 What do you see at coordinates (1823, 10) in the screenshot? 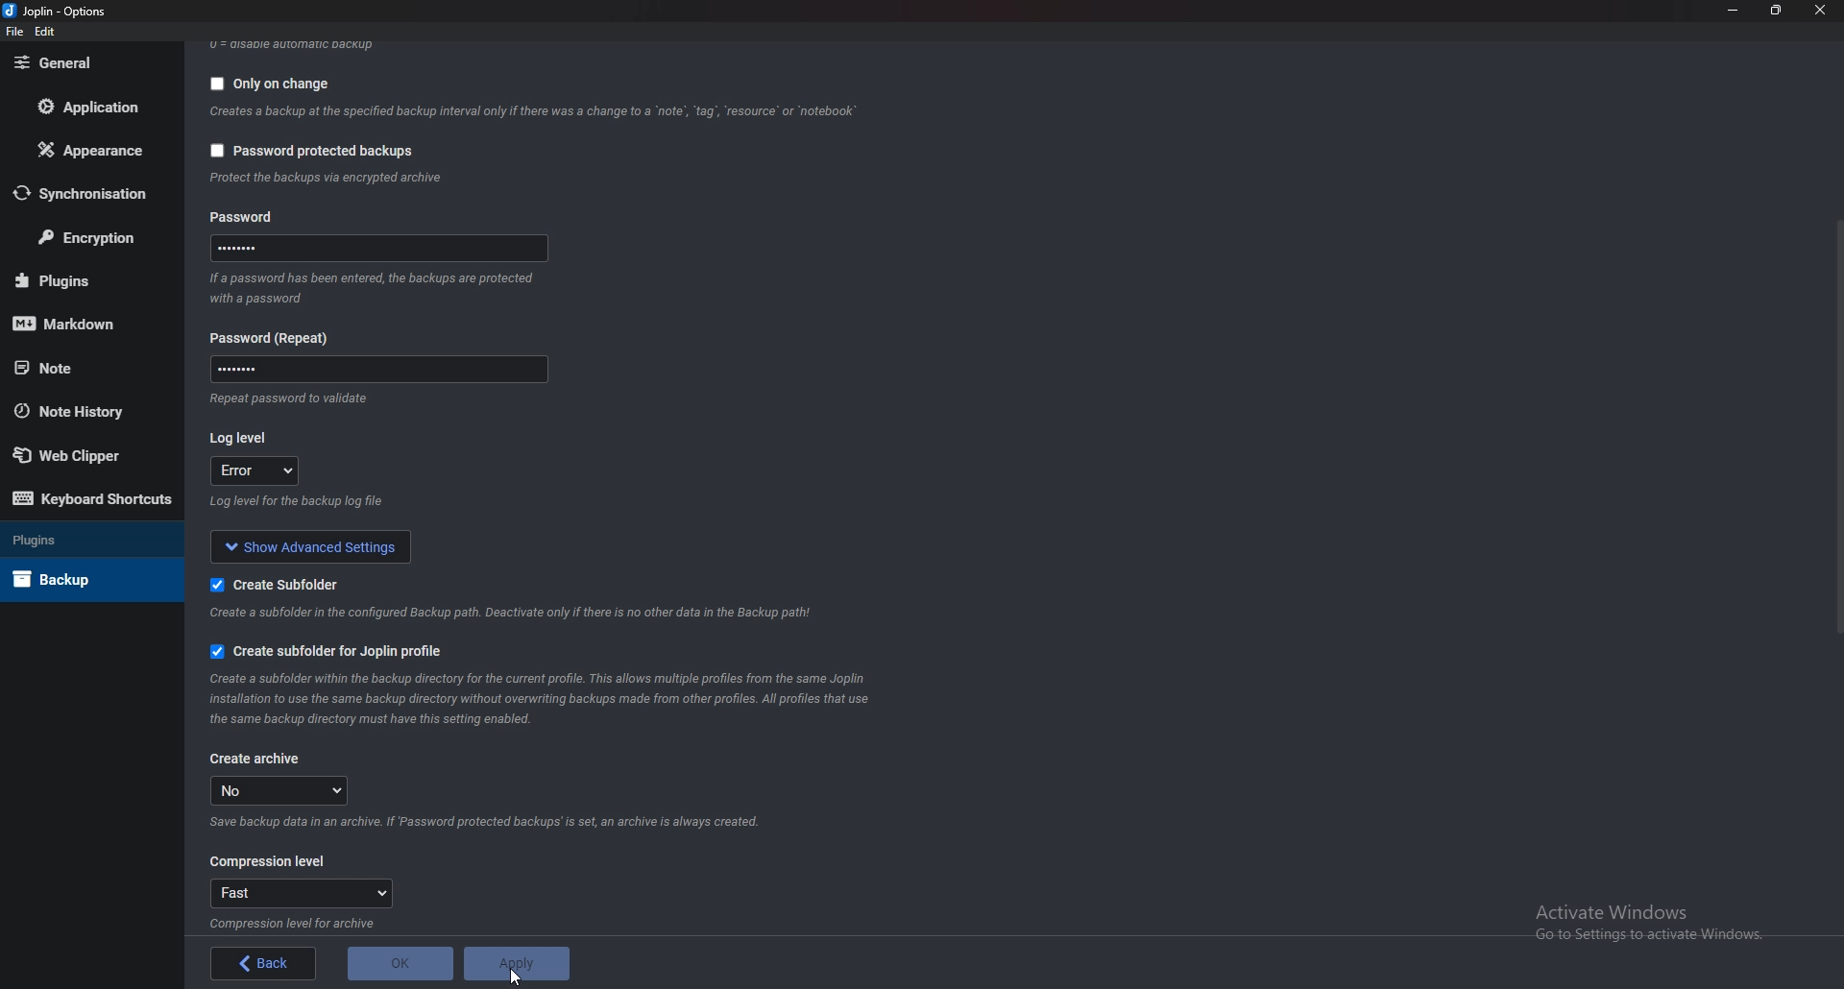
I see `close` at bounding box center [1823, 10].